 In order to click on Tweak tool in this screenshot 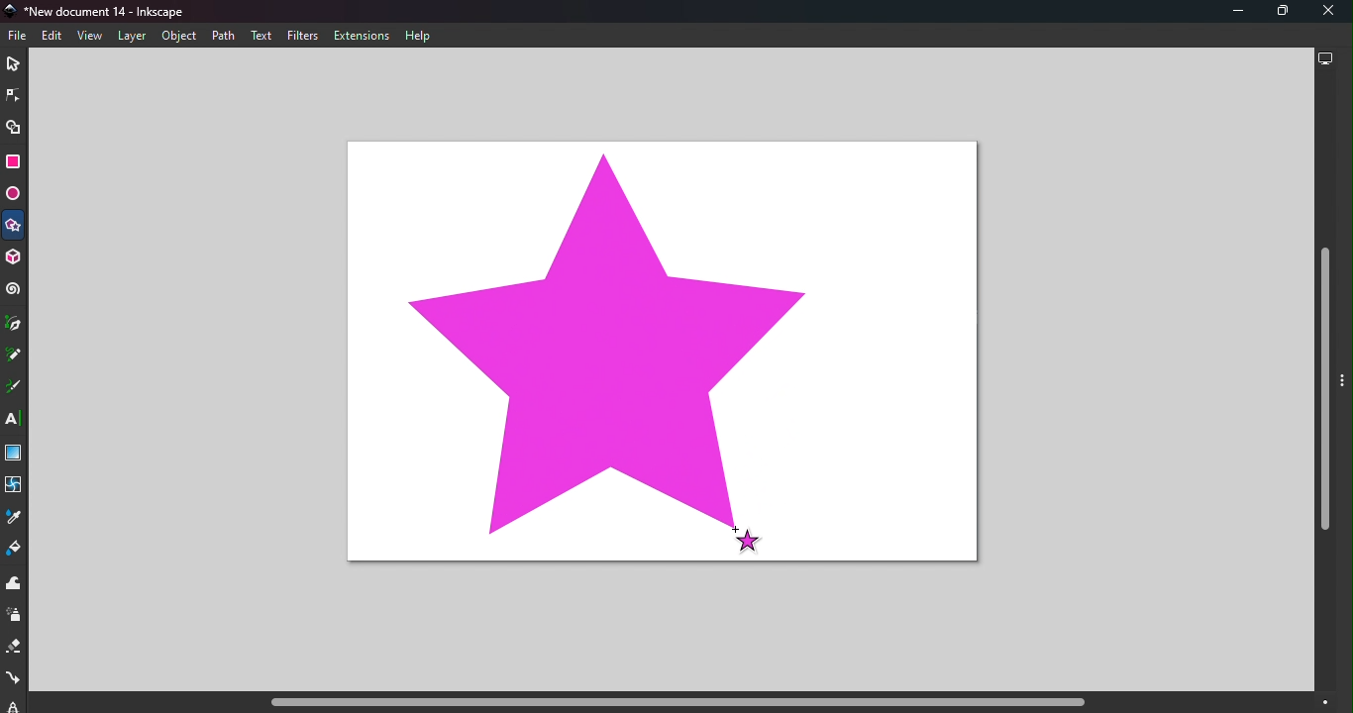, I will do `click(17, 584)`.